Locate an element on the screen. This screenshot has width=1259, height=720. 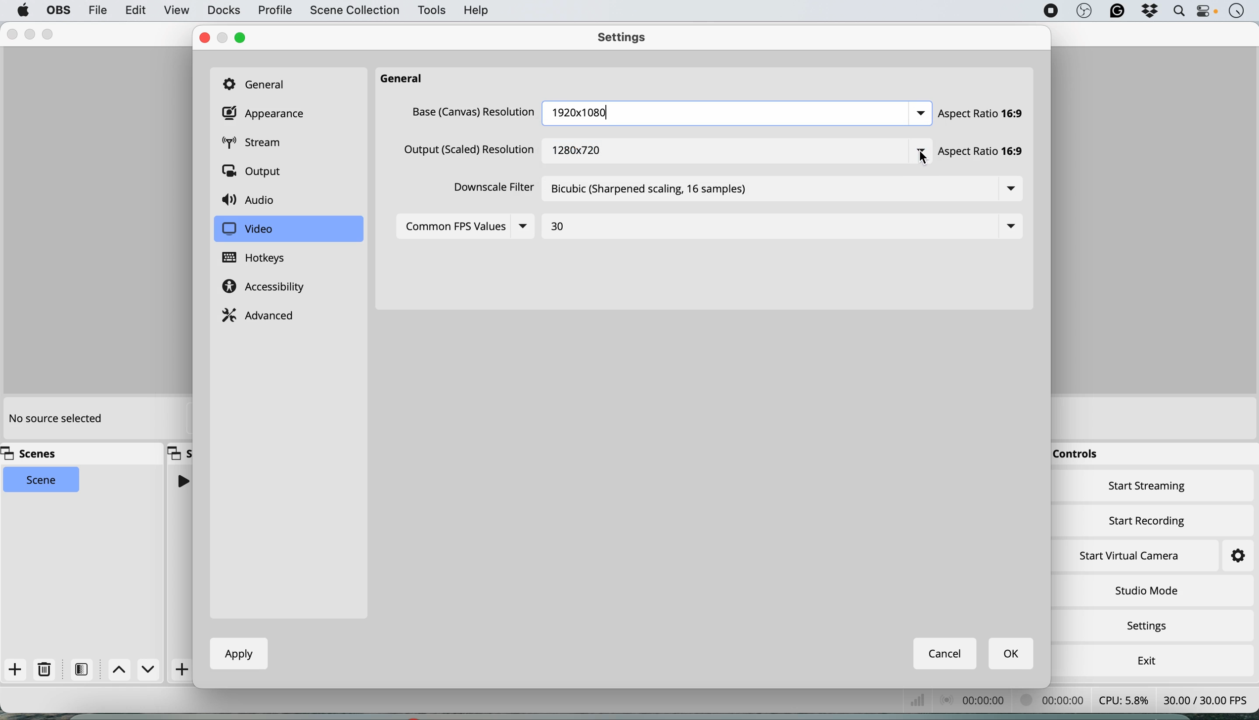
scenes is located at coordinates (34, 454).